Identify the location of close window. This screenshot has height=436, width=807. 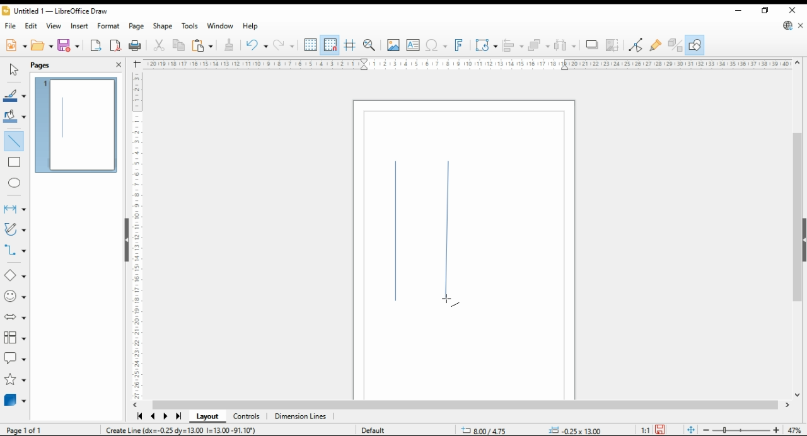
(791, 11).